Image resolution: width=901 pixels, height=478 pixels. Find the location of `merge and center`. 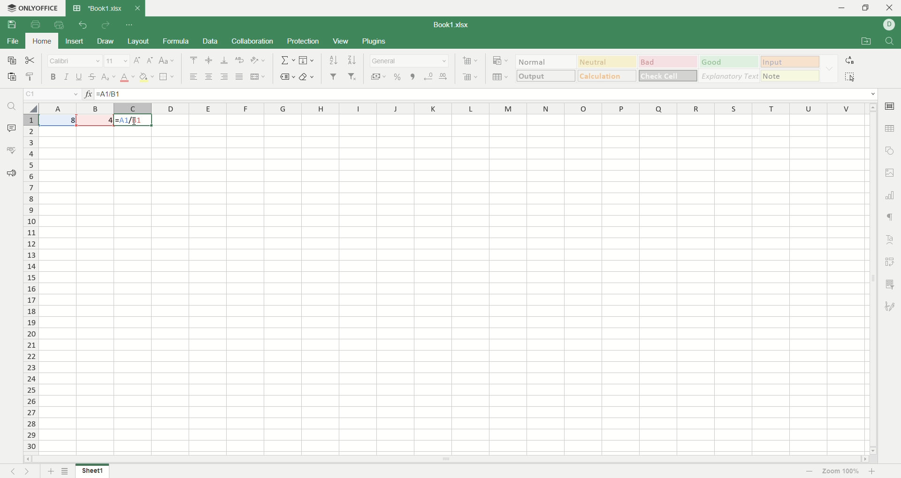

merge and center is located at coordinates (259, 77).